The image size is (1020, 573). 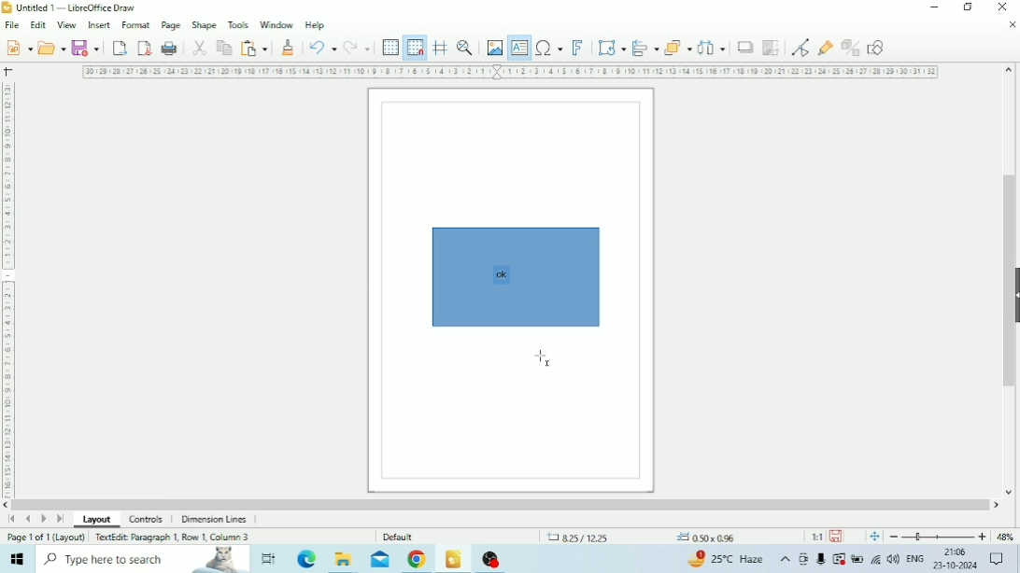 What do you see at coordinates (120, 49) in the screenshot?
I see `Export` at bounding box center [120, 49].